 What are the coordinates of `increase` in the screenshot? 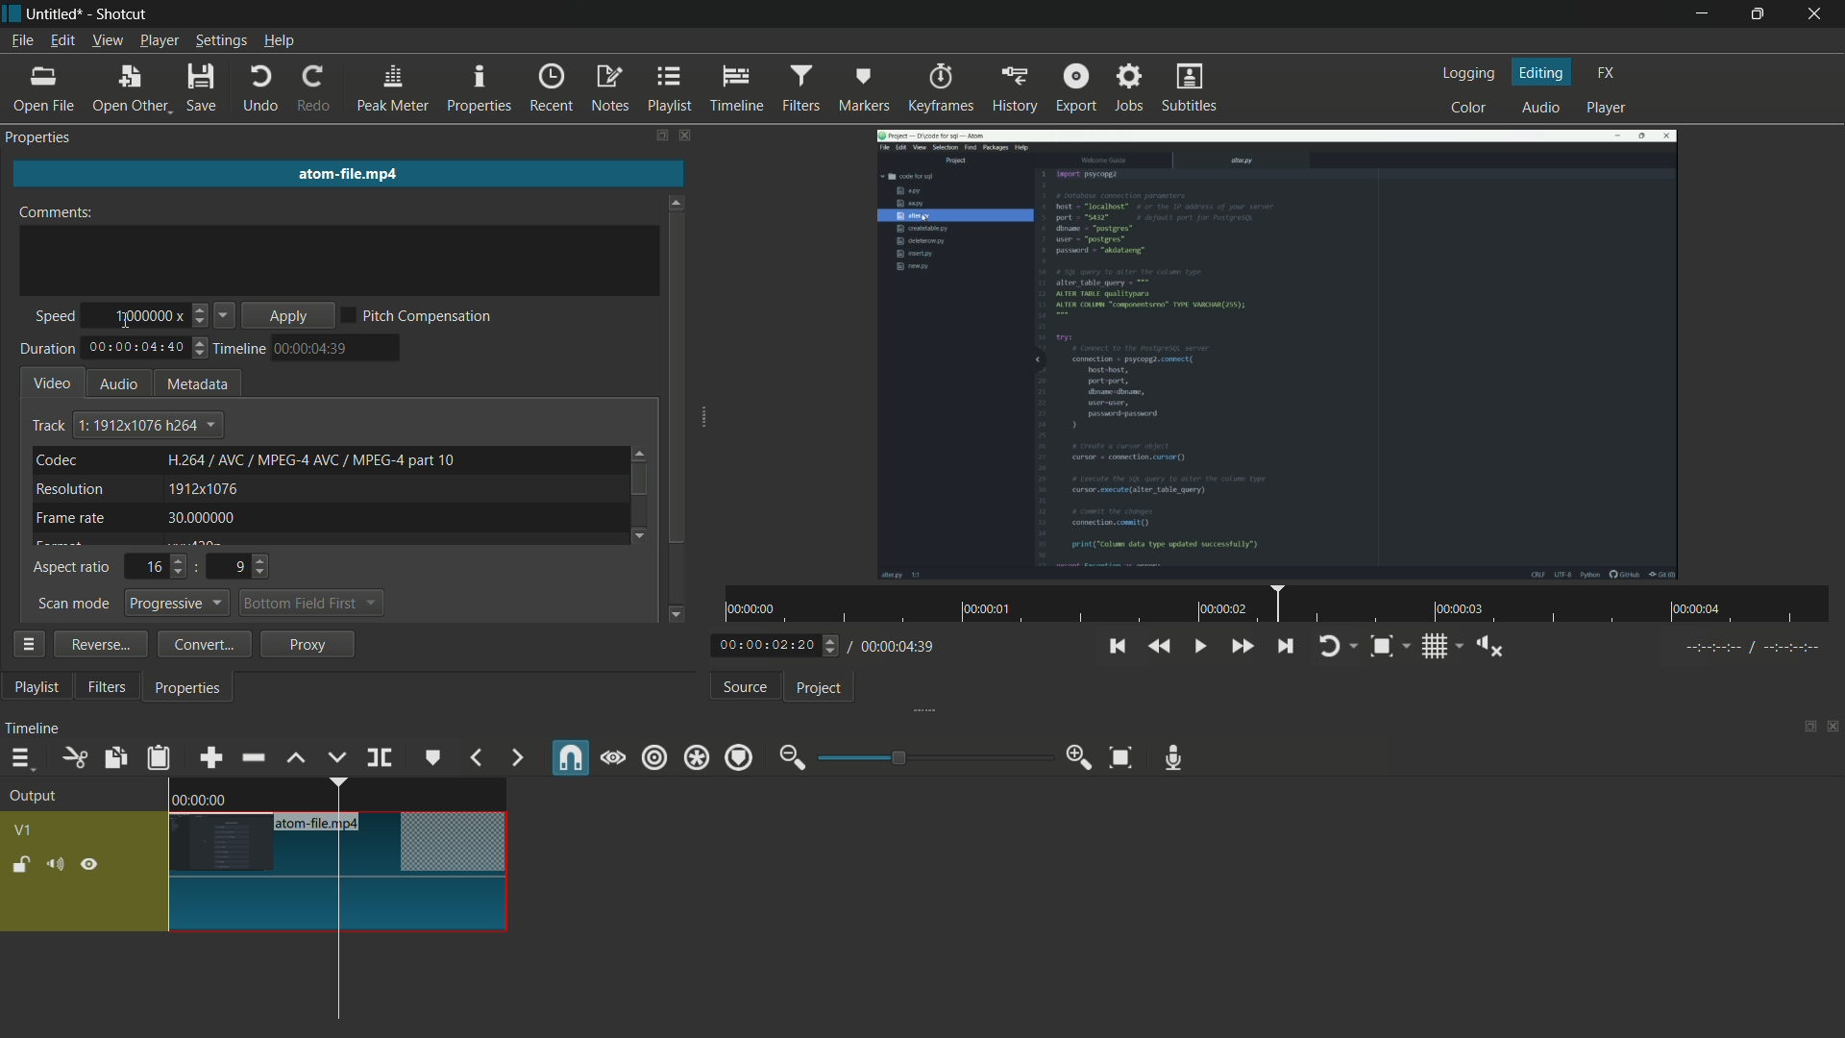 It's located at (203, 308).